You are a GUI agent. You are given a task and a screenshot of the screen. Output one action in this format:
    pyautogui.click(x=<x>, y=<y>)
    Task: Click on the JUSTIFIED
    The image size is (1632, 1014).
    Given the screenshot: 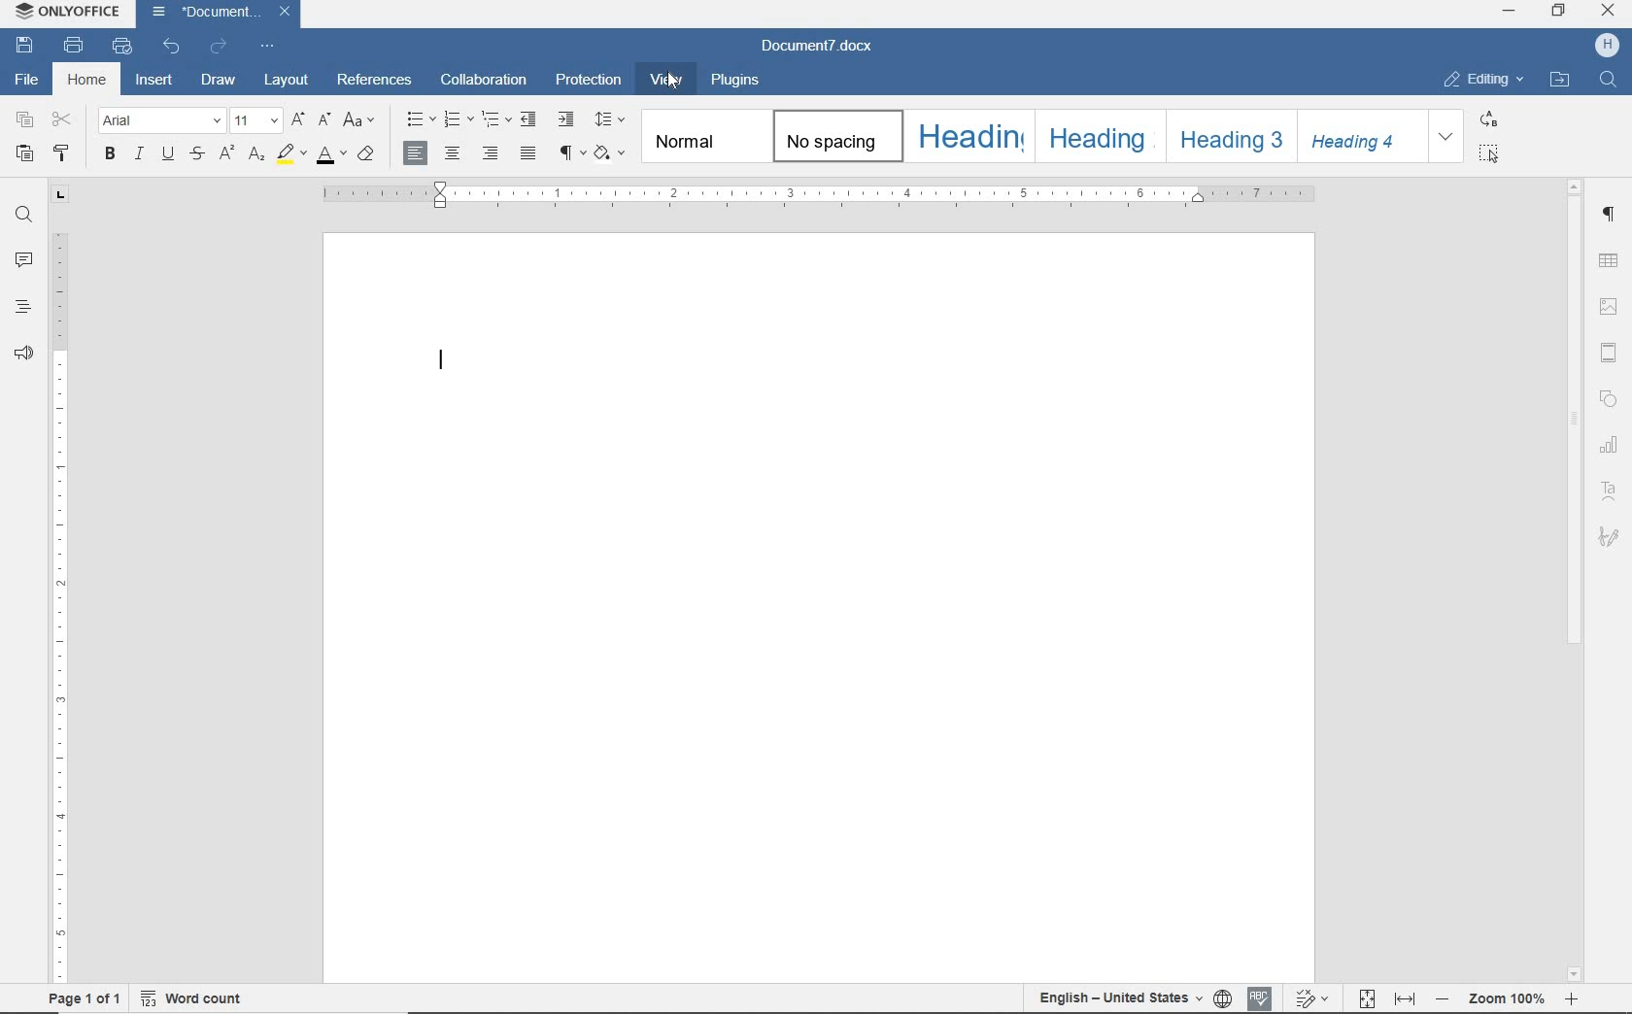 What is the action you would take?
    pyautogui.click(x=529, y=153)
    